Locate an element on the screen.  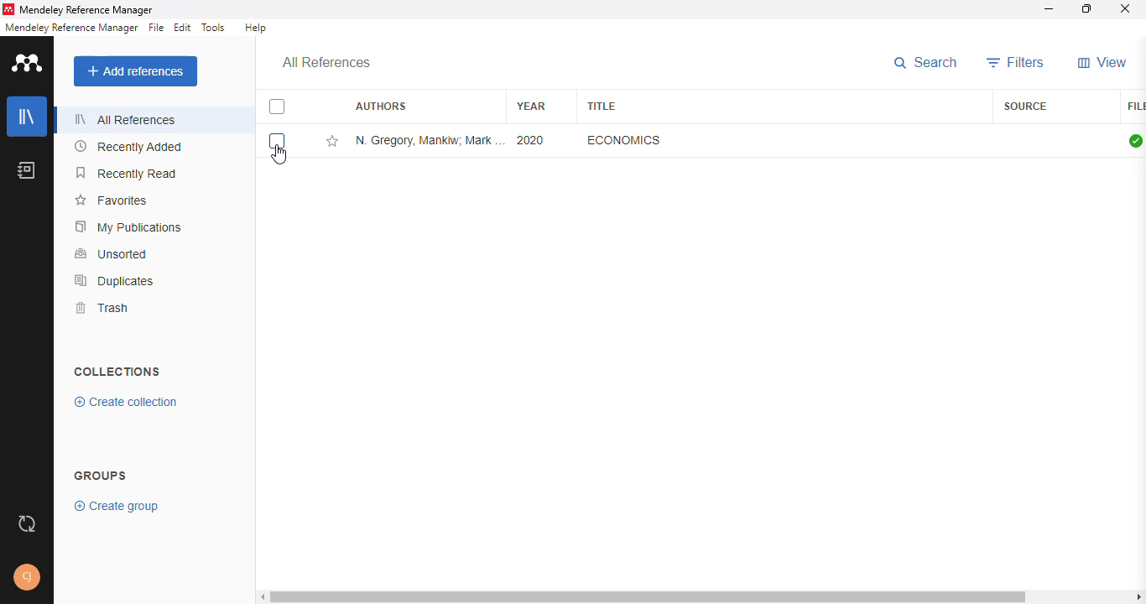
create group is located at coordinates (117, 507).